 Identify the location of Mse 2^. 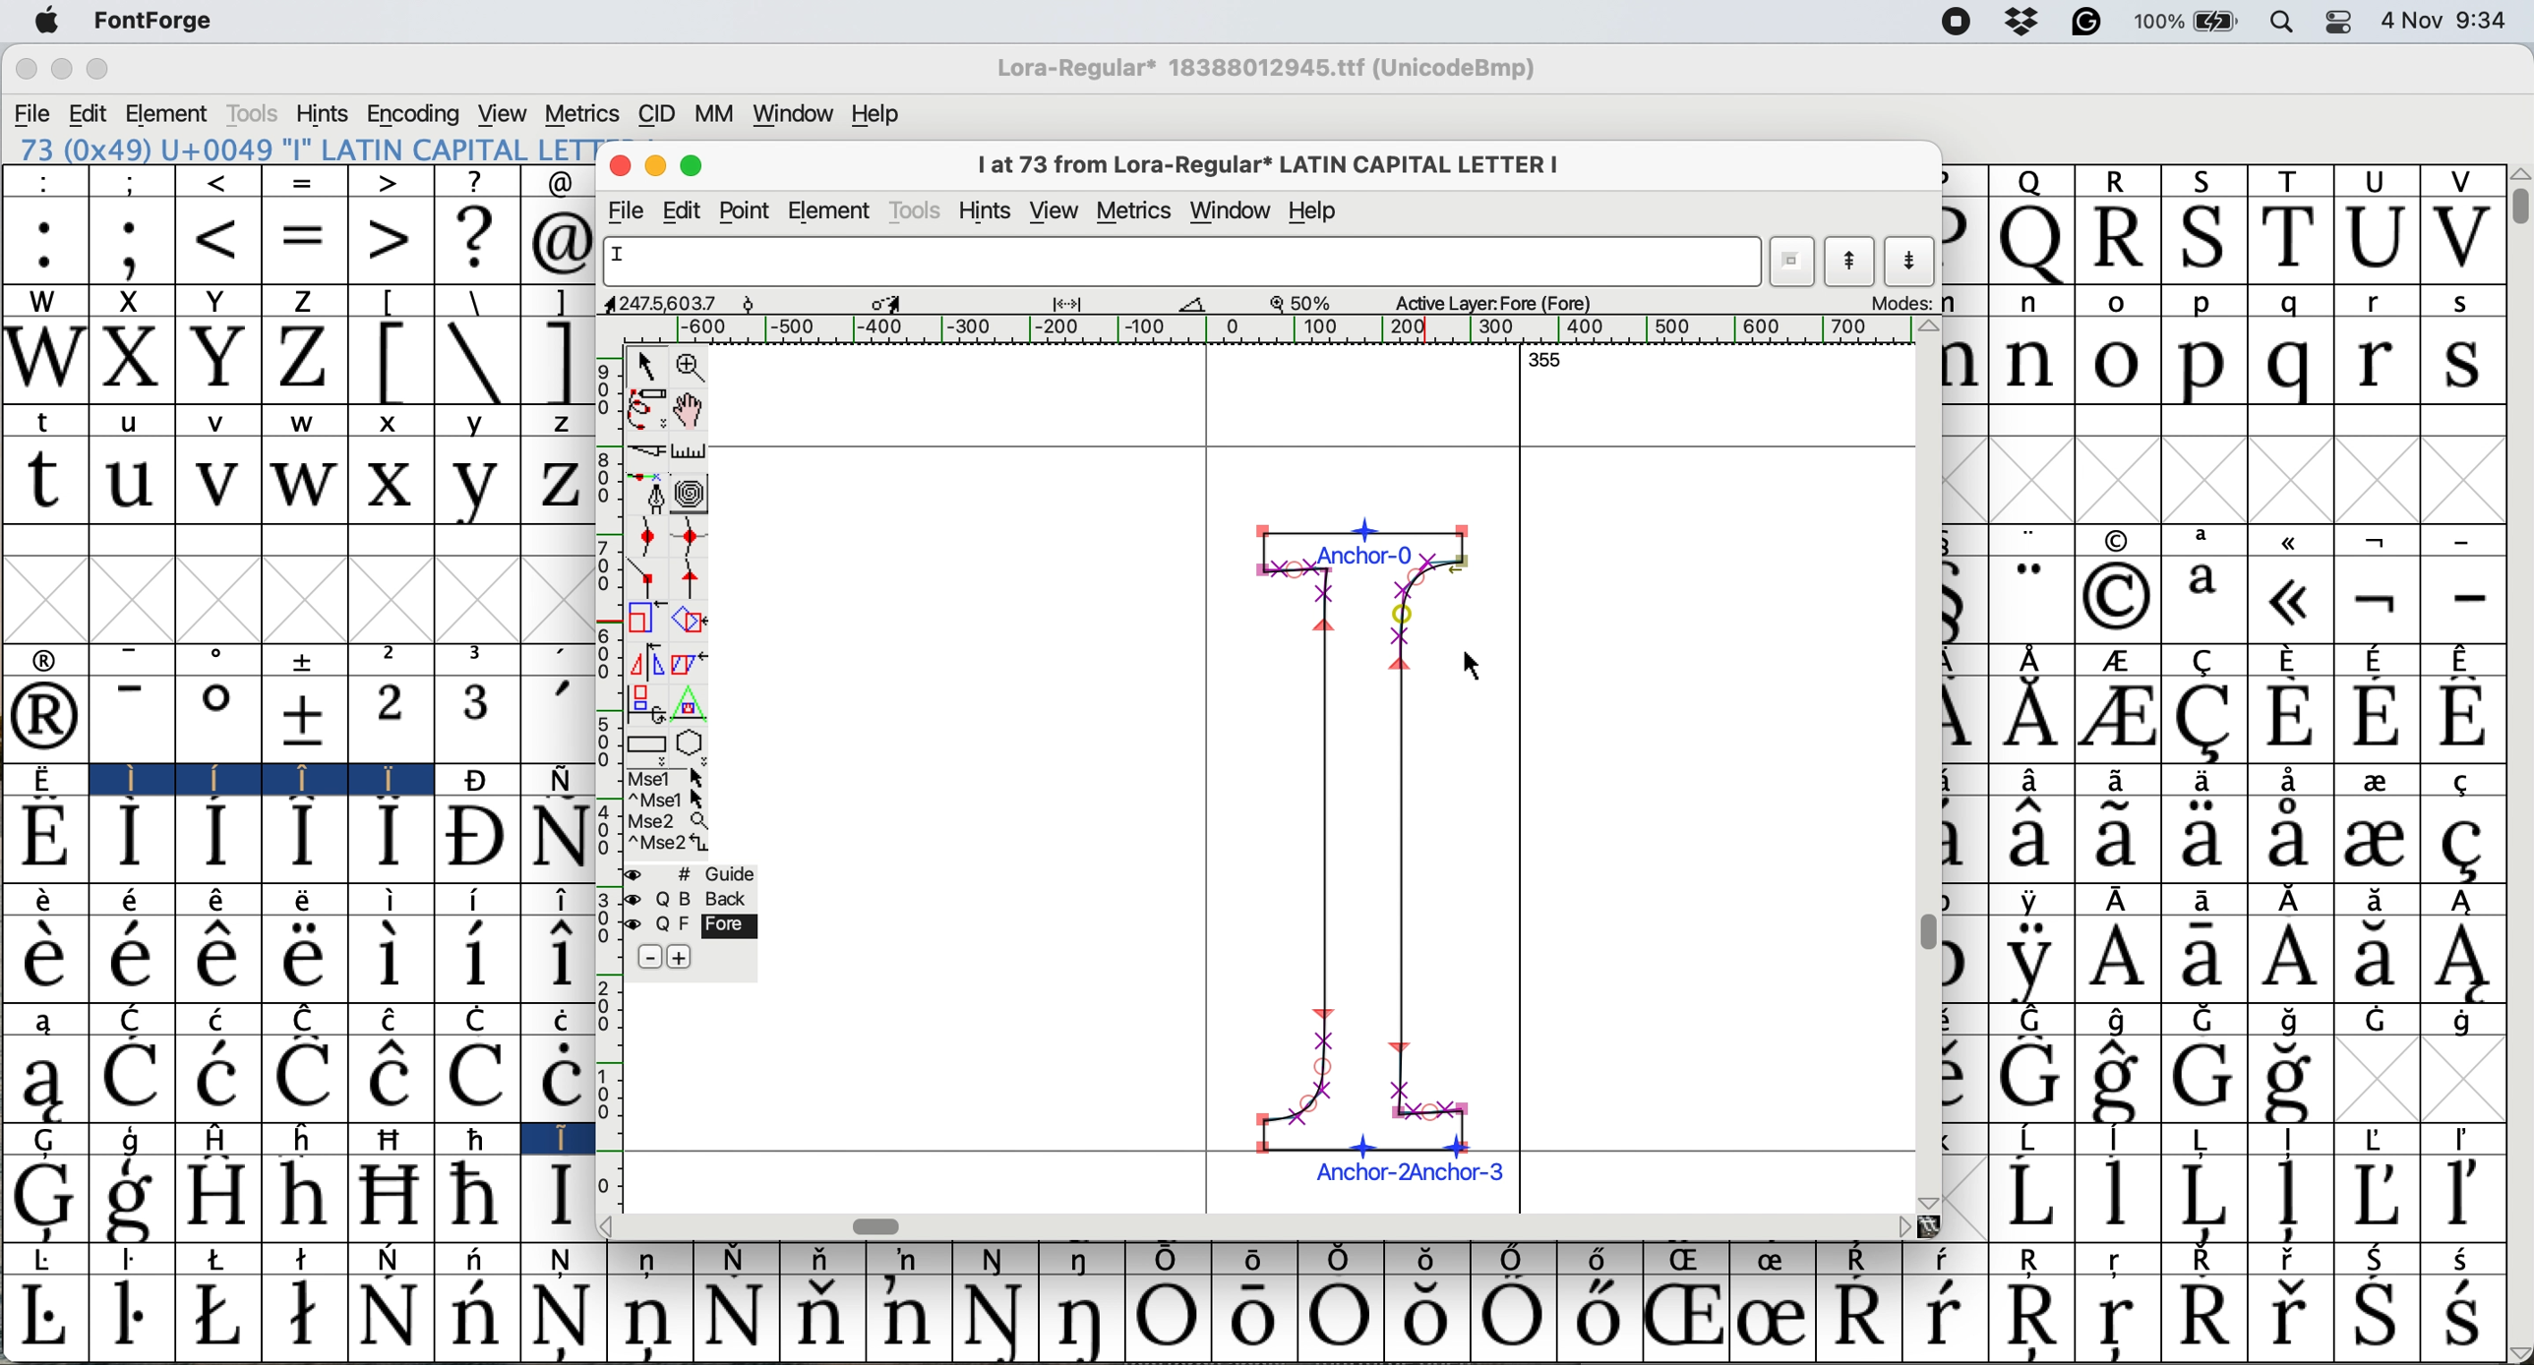
(669, 843).